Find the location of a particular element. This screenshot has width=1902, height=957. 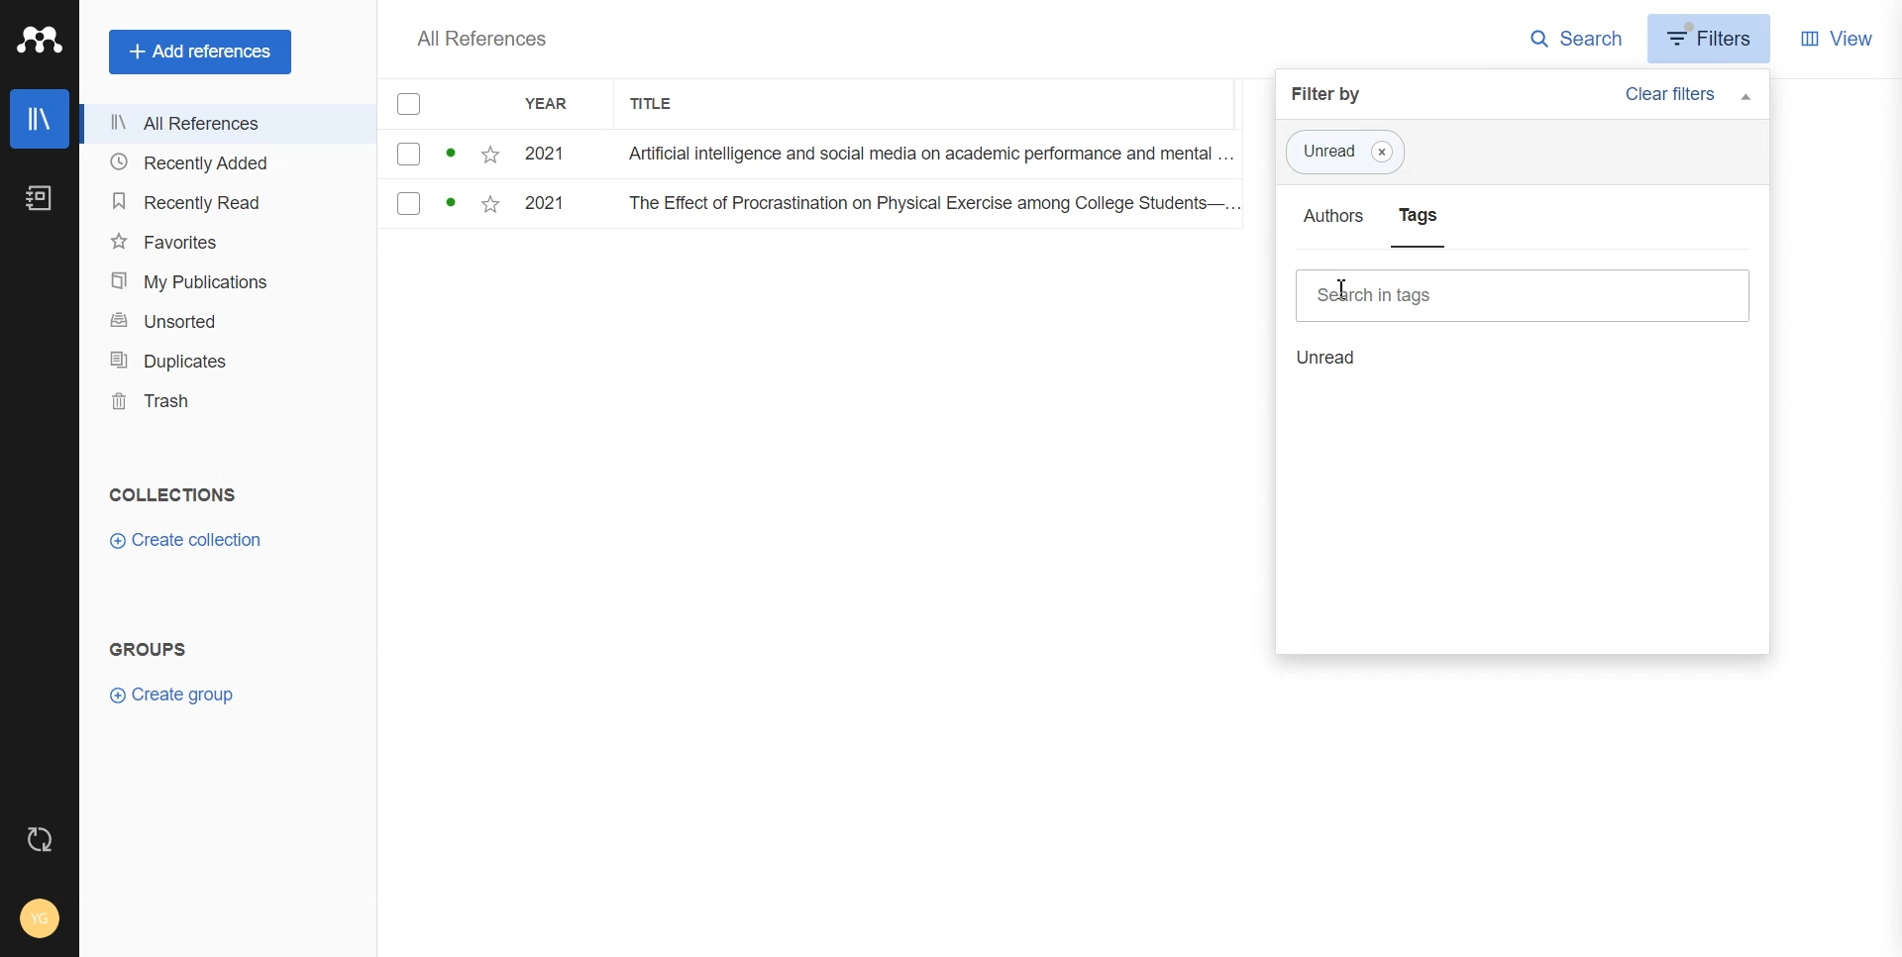

Title is located at coordinates (663, 105).